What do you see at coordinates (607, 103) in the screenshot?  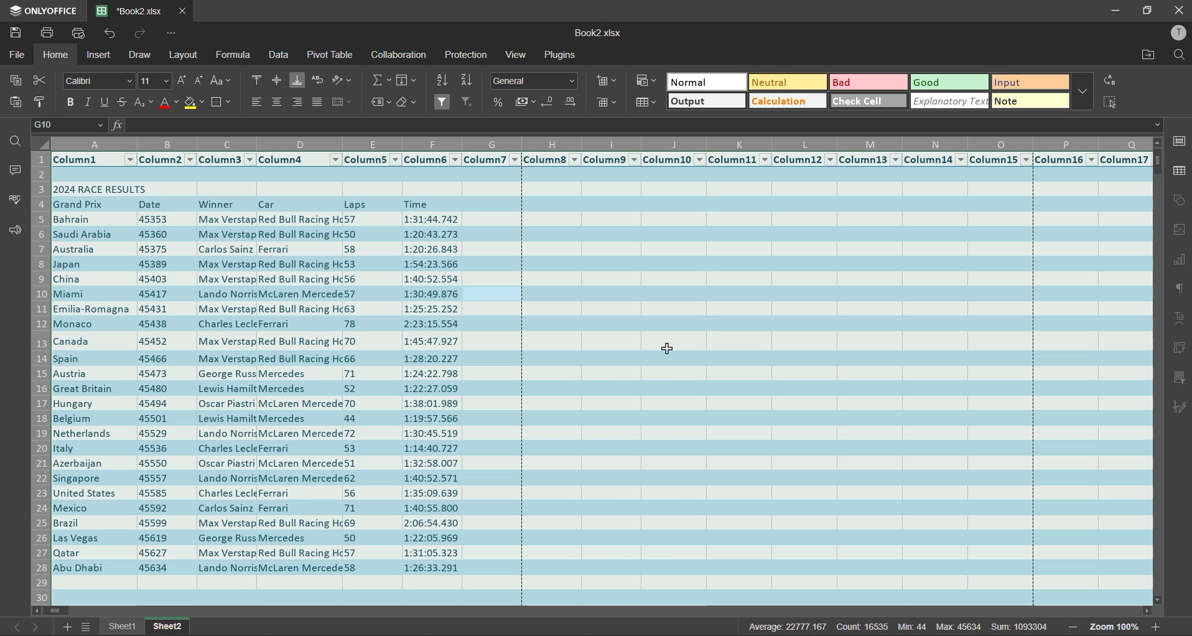 I see `delete cells` at bounding box center [607, 103].